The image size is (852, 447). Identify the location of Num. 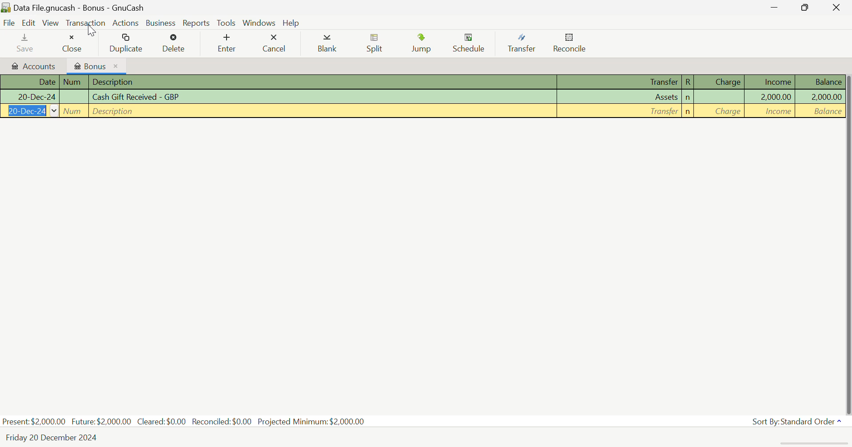
(74, 82).